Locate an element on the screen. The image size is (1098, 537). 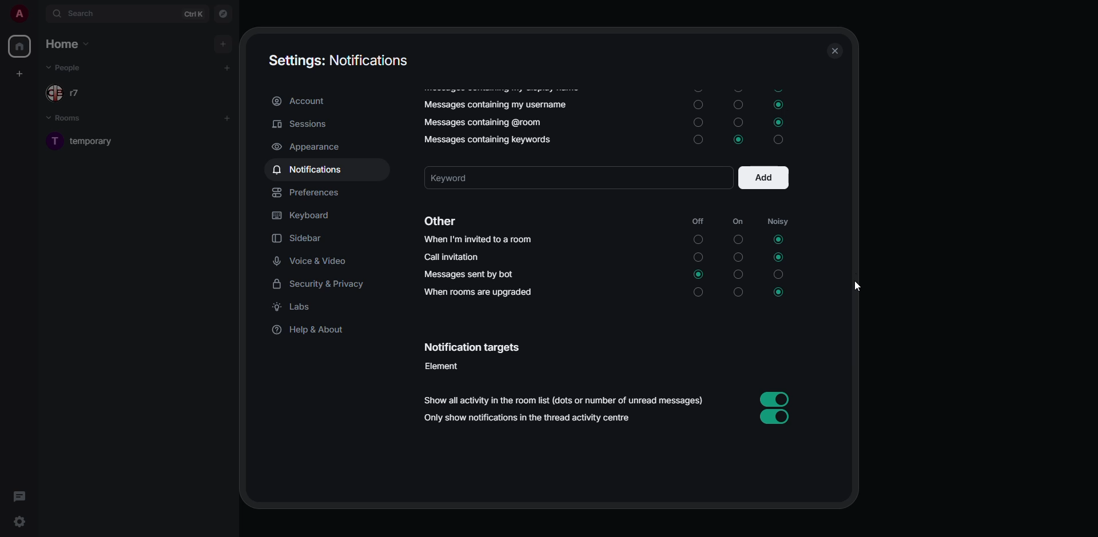
on is located at coordinates (737, 222).